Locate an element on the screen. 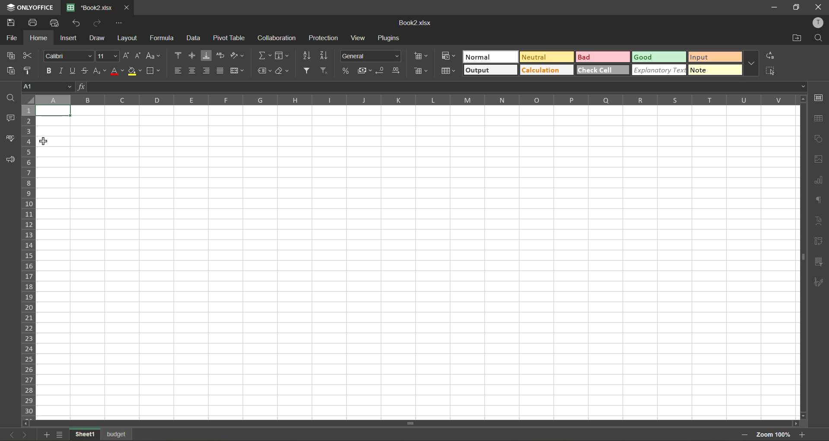 Image resolution: width=829 pixels, height=441 pixels. merge and center is located at coordinates (237, 70).